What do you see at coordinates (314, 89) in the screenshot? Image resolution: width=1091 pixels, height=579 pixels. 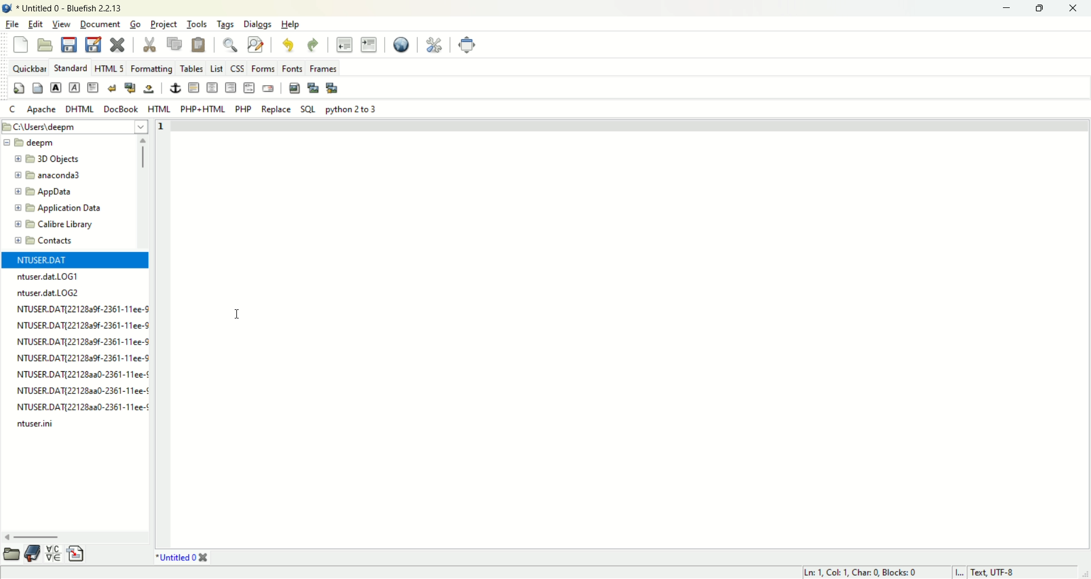 I see `insert thumbnail` at bounding box center [314, 89].